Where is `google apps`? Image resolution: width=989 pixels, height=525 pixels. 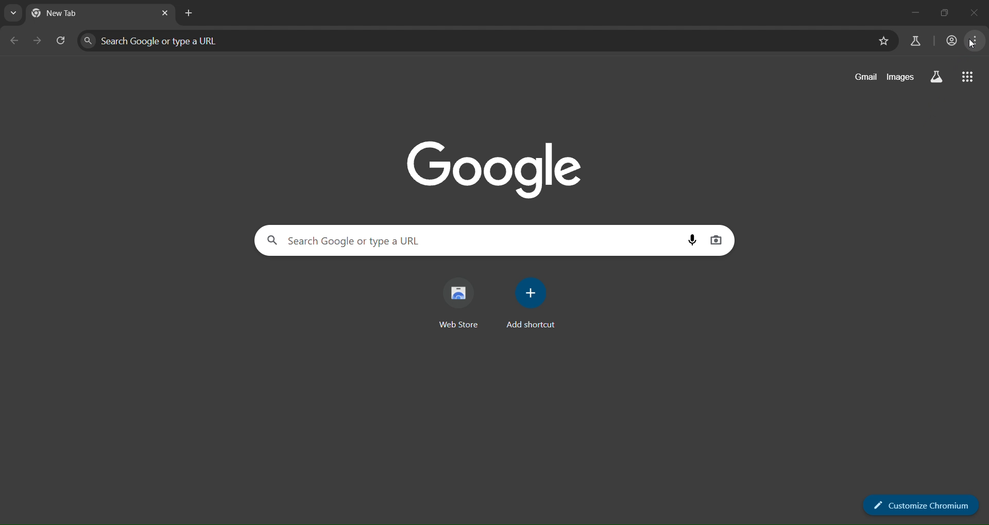 google apps is located at coordinates (968, 76).